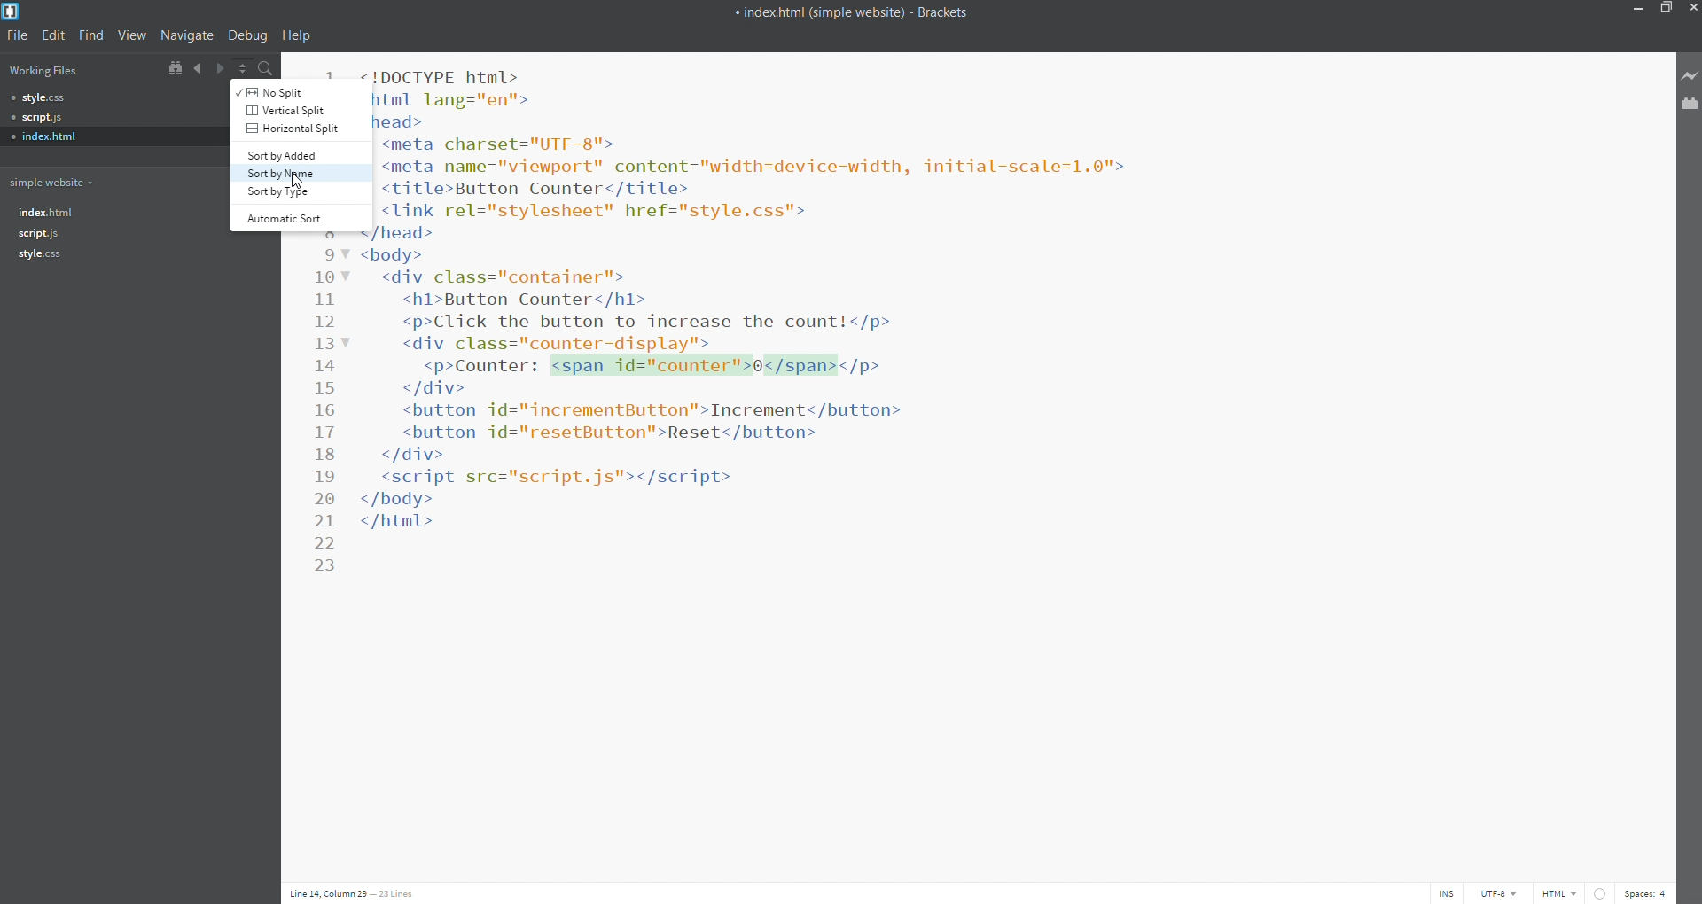 The width and height of the screenshot is (1702, 904). Describe the element at coordinates (191, 35) in the screenshot. I see `navigate` at that location.